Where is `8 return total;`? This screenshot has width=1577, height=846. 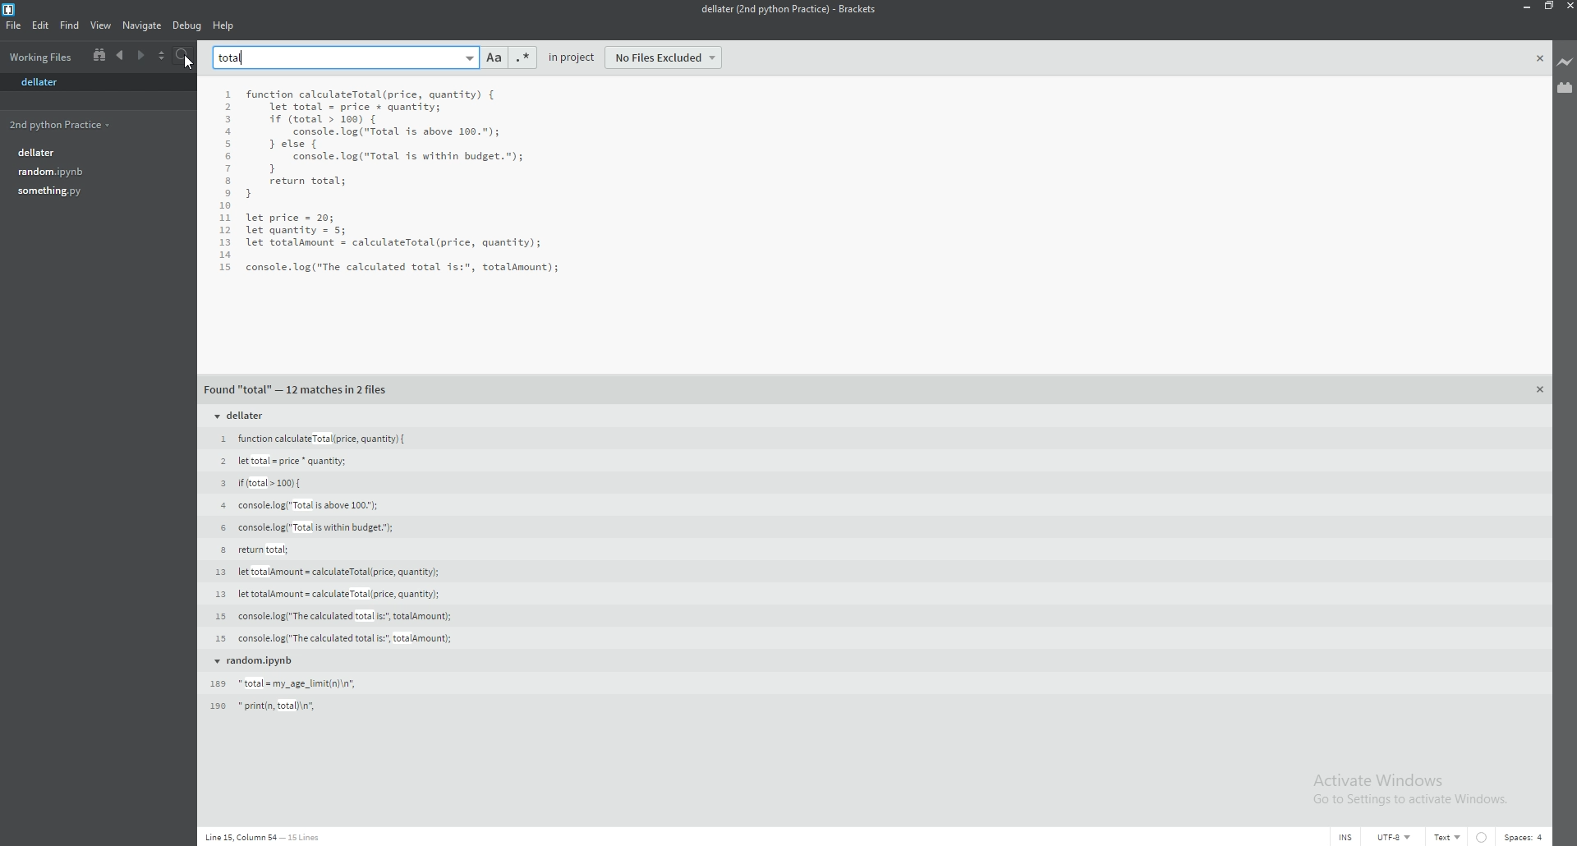
8 return total; is located at coordinates (252, 549).